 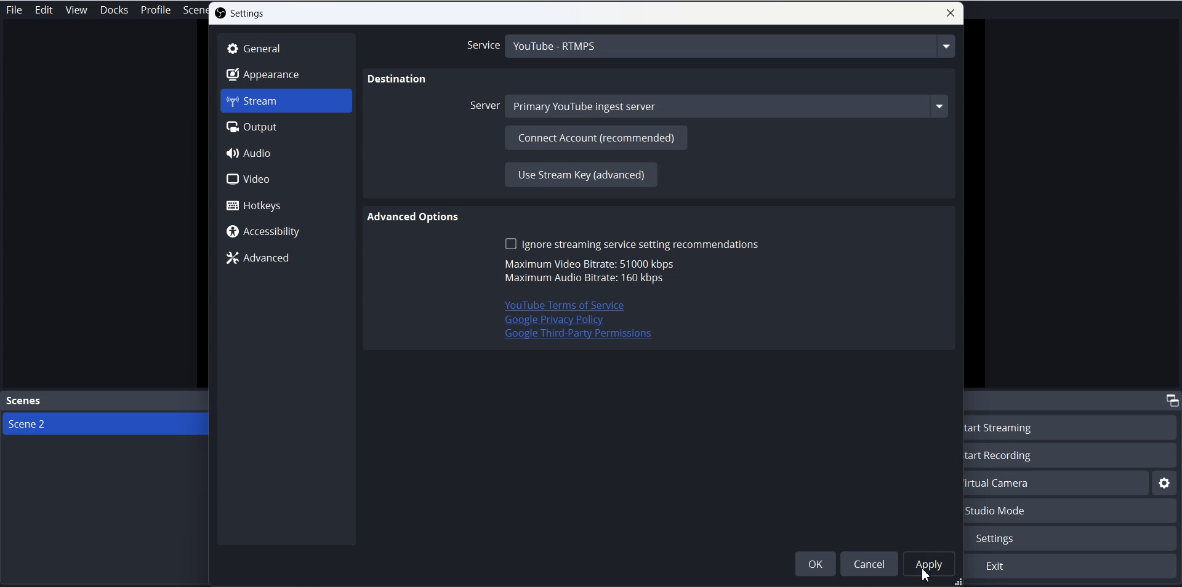 What do you see at coordinates (286, 74) in the screenshot?
I see `Appearance` at bounding box center [286, 74].